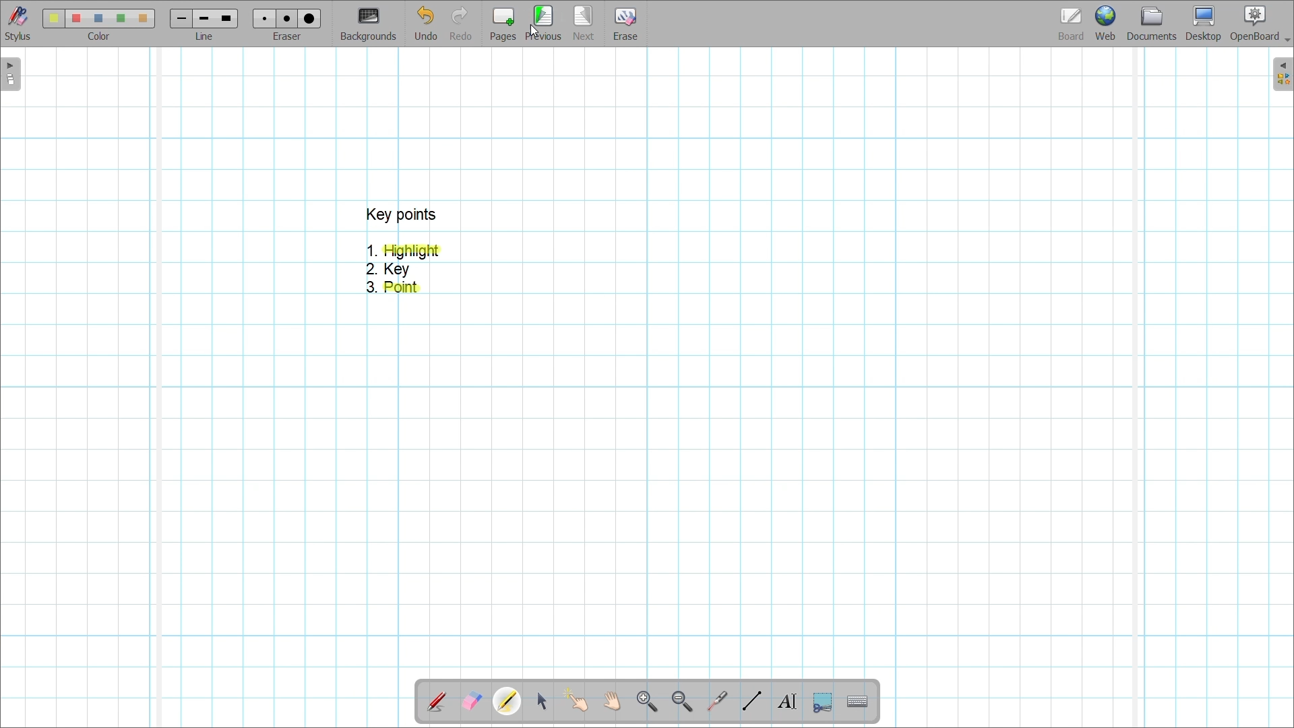 The height and width of the screenshot is (728, 1294). What do you see at coordinates (264, 18) in the screenshot?
I see `Eraser 1` at bounding box center [264, 18].